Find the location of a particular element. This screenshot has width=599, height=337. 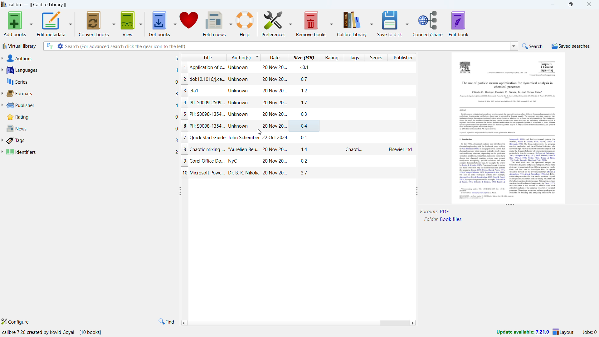

calibre 7.20 created by kovid Goyal is located at coordinates (38, 333).